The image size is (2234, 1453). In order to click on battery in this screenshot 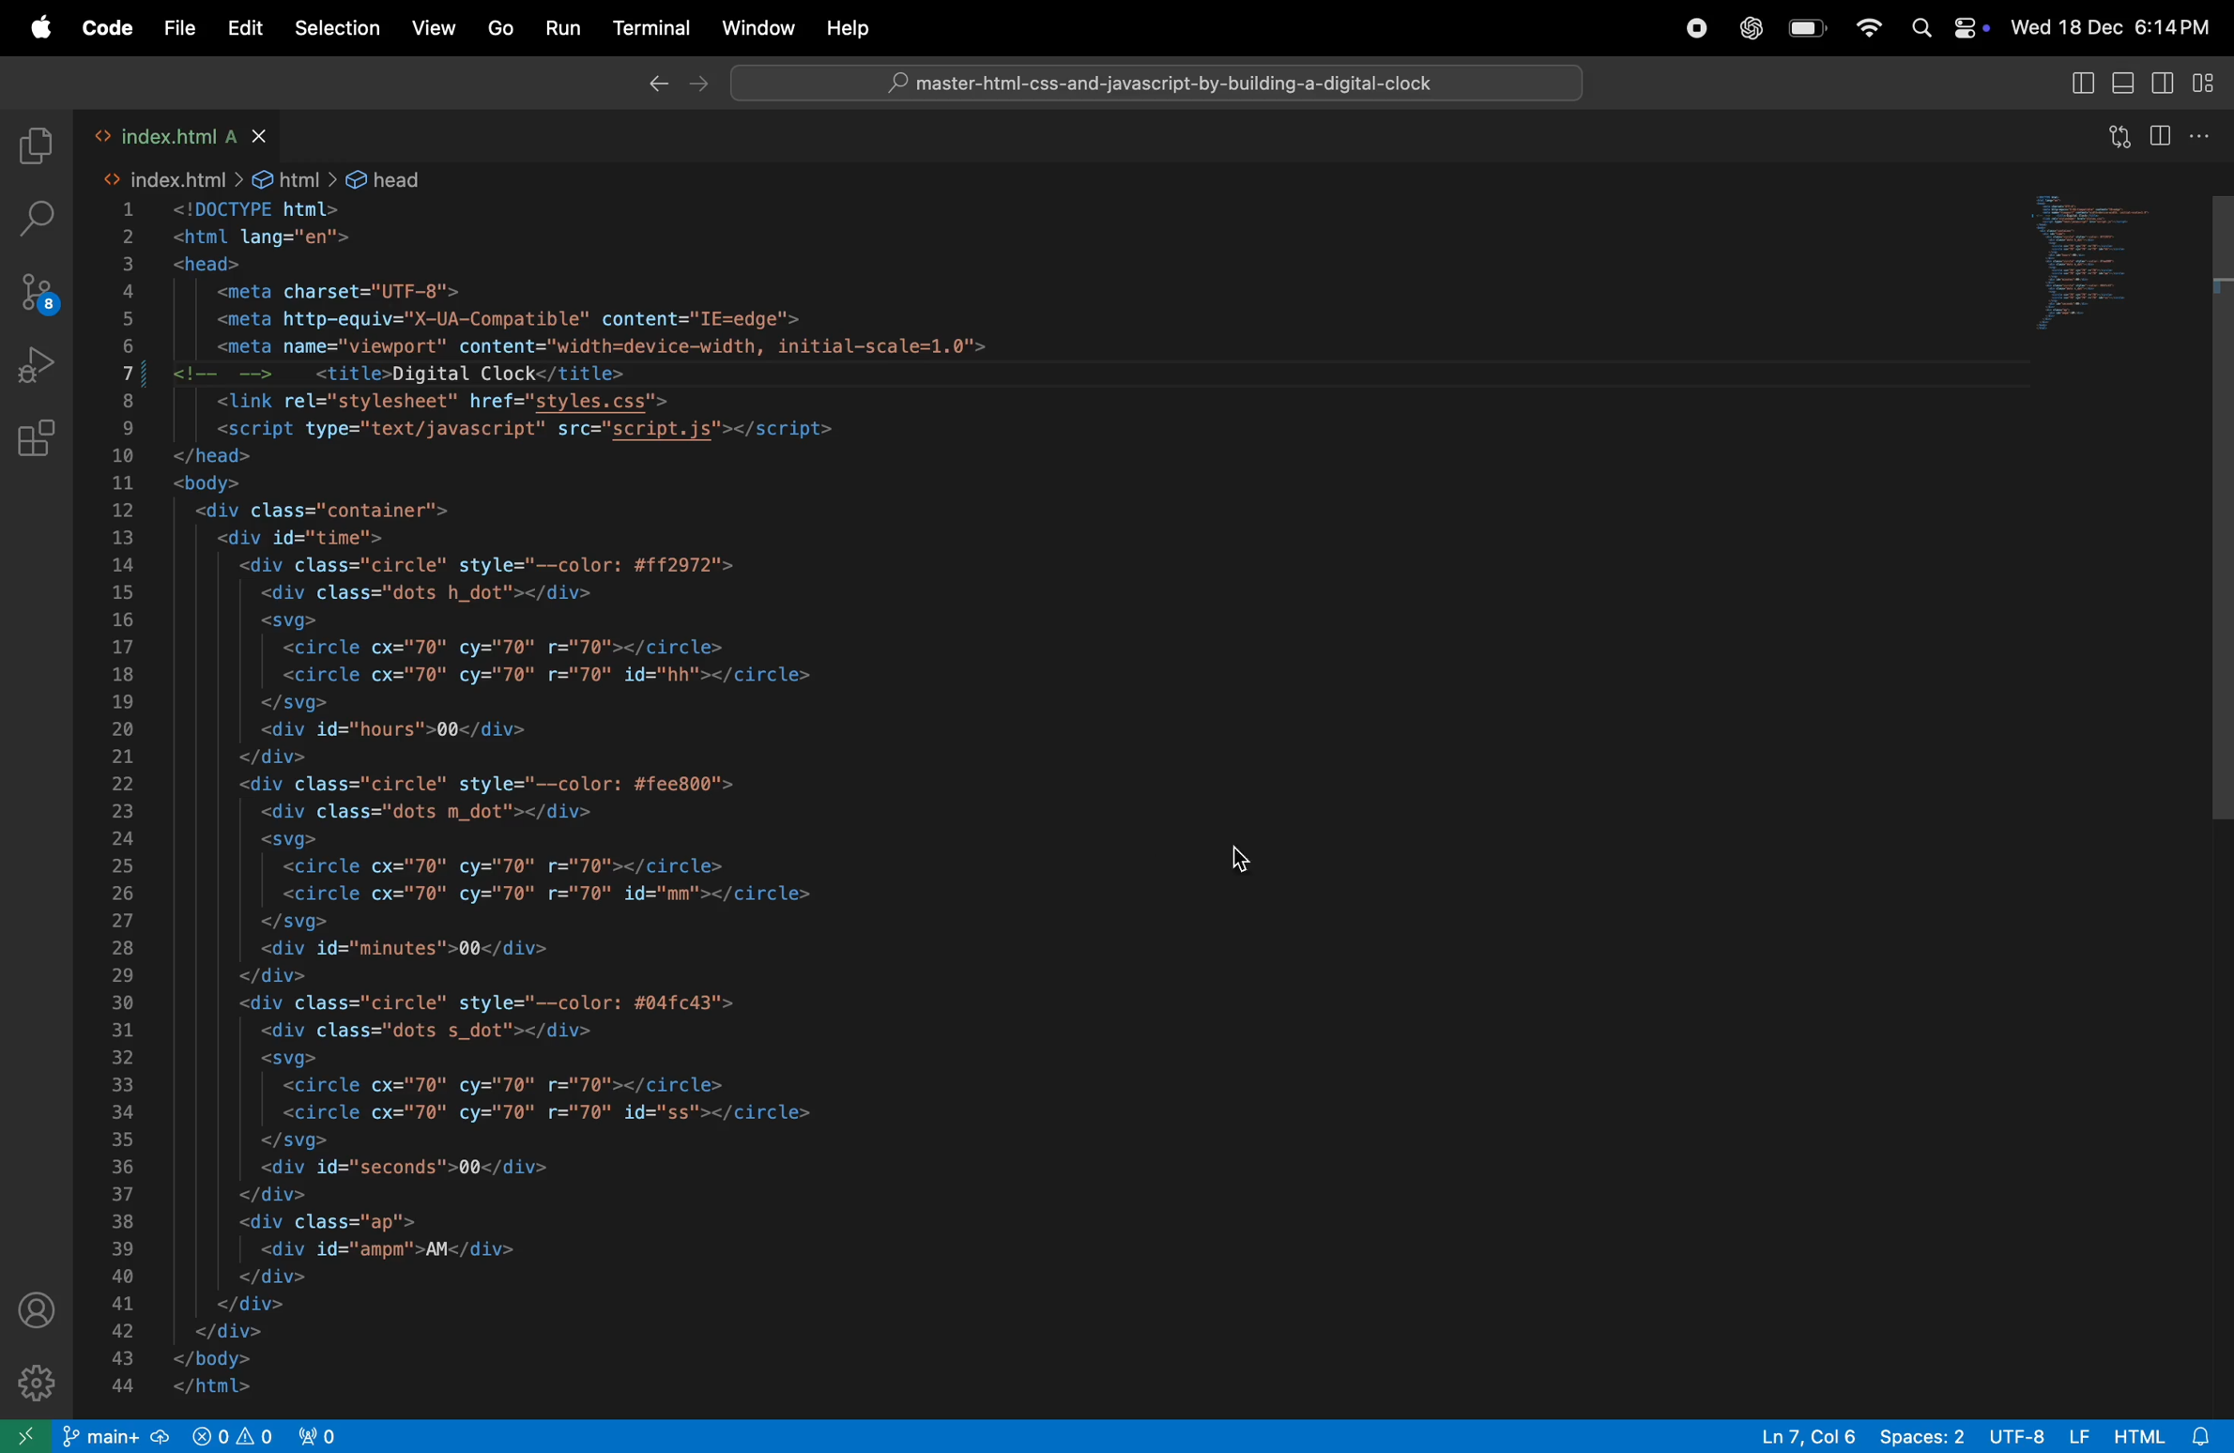, I will do `click(1807, 29)`.